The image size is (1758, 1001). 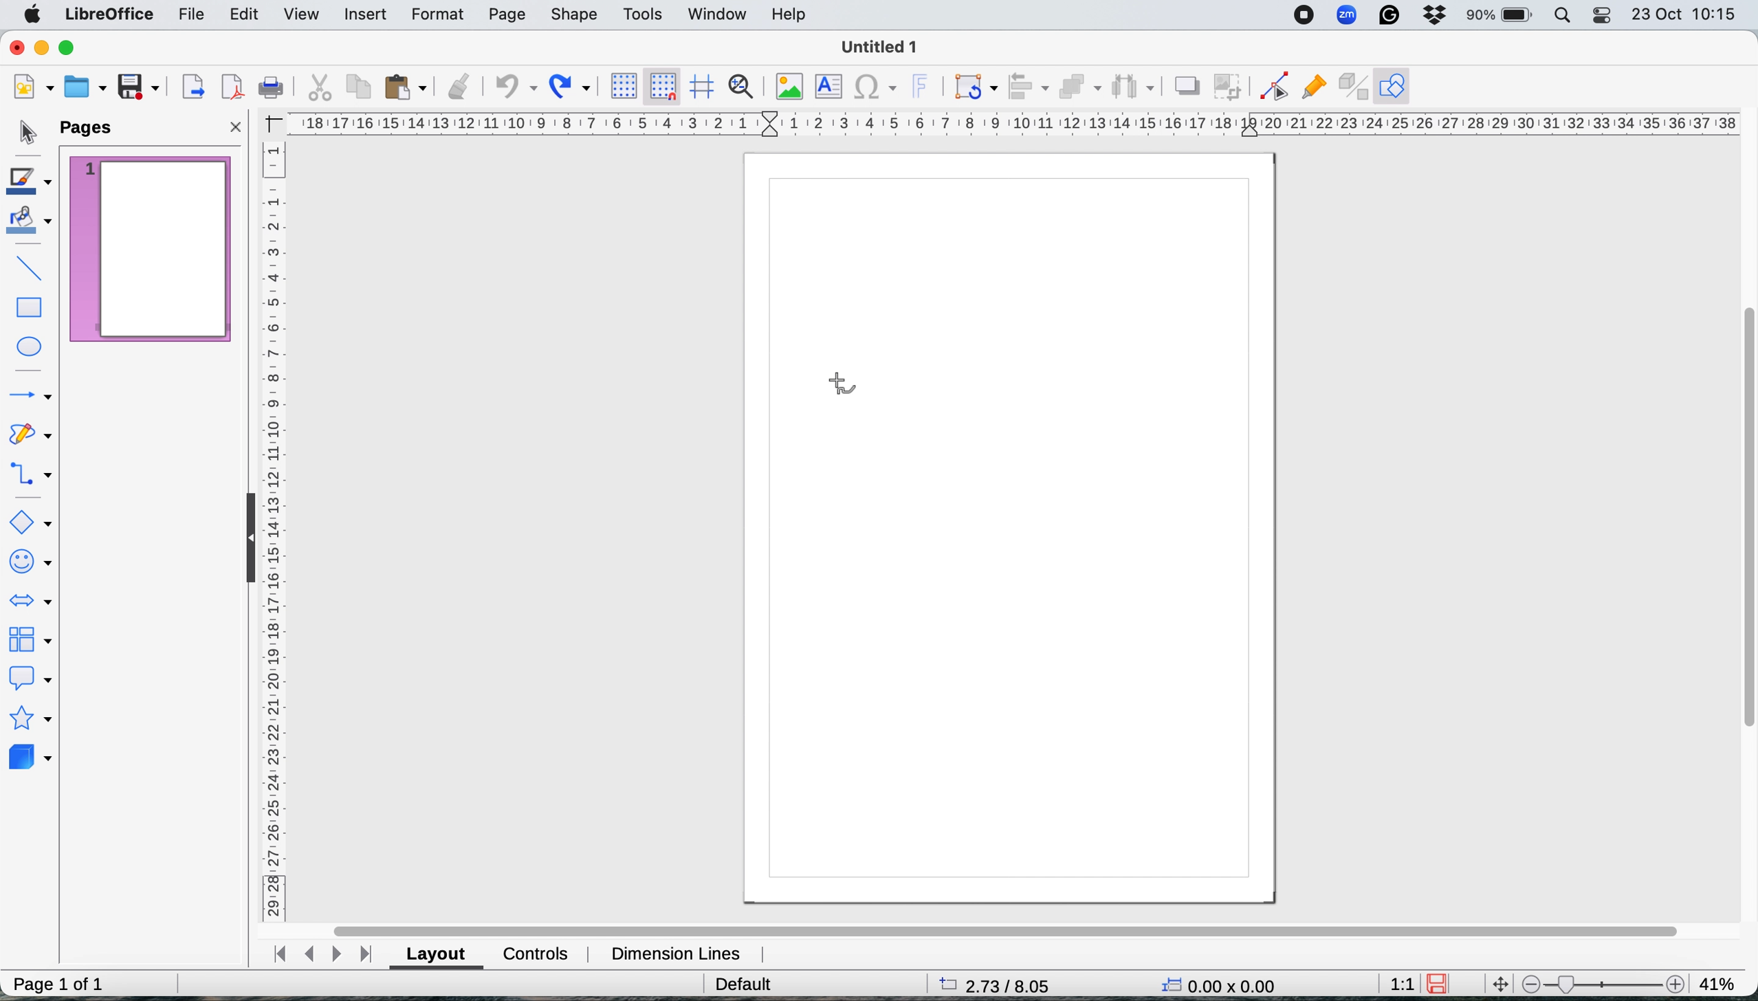 What do you see at coordinates (998, 925) in the screenshot?
I see `horiztonal scroll bar` at bounding box center [998, 925].